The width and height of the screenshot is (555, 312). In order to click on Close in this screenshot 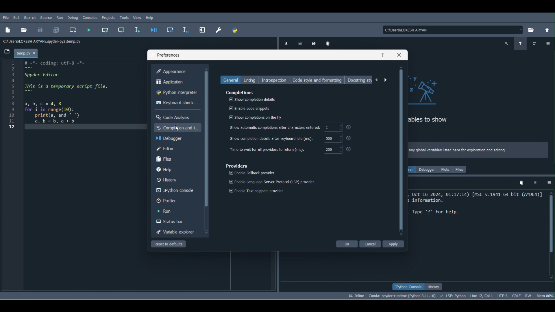, I will do `click(400, 54)`.